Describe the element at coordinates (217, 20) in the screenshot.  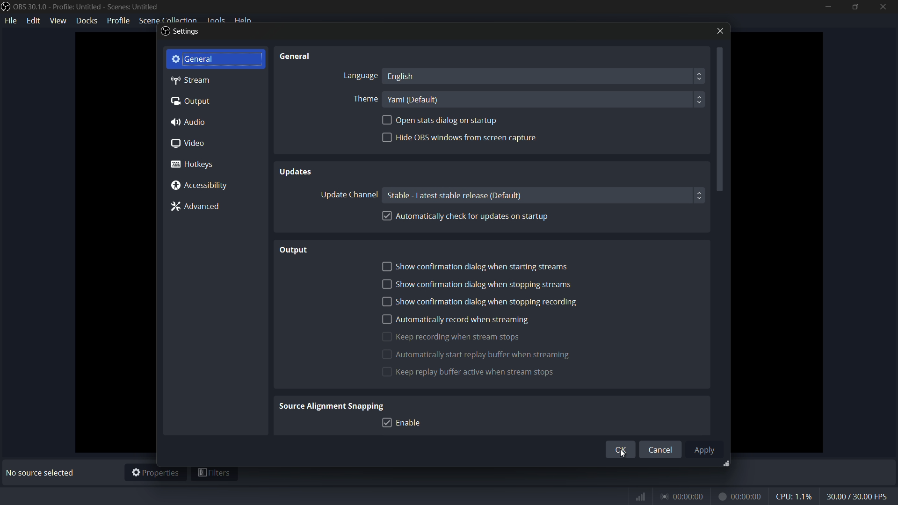
I see `tools` at that location.